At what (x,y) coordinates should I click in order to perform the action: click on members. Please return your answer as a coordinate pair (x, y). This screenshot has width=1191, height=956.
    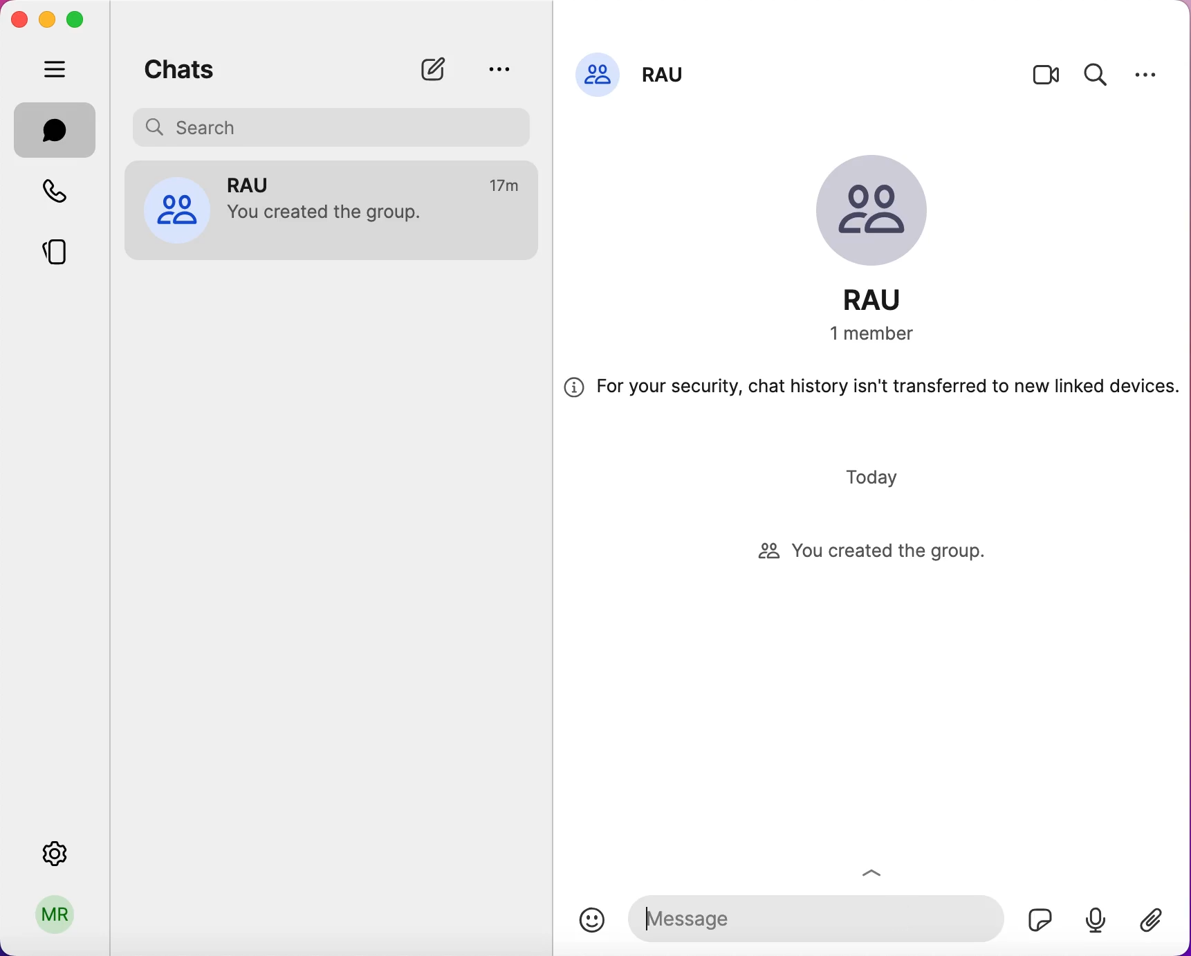
    Looking at the image, I should click on (888, 335).